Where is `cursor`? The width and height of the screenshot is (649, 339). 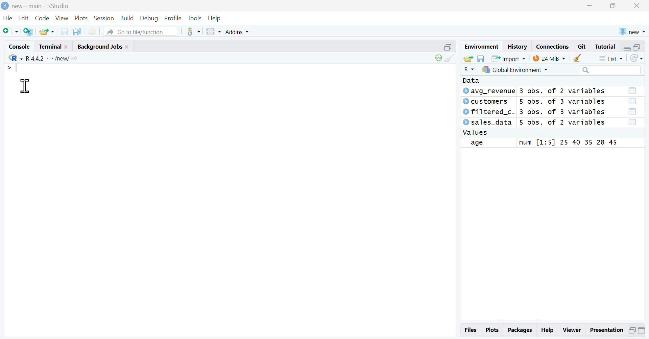 cursor is located at coordinates (26, 86).